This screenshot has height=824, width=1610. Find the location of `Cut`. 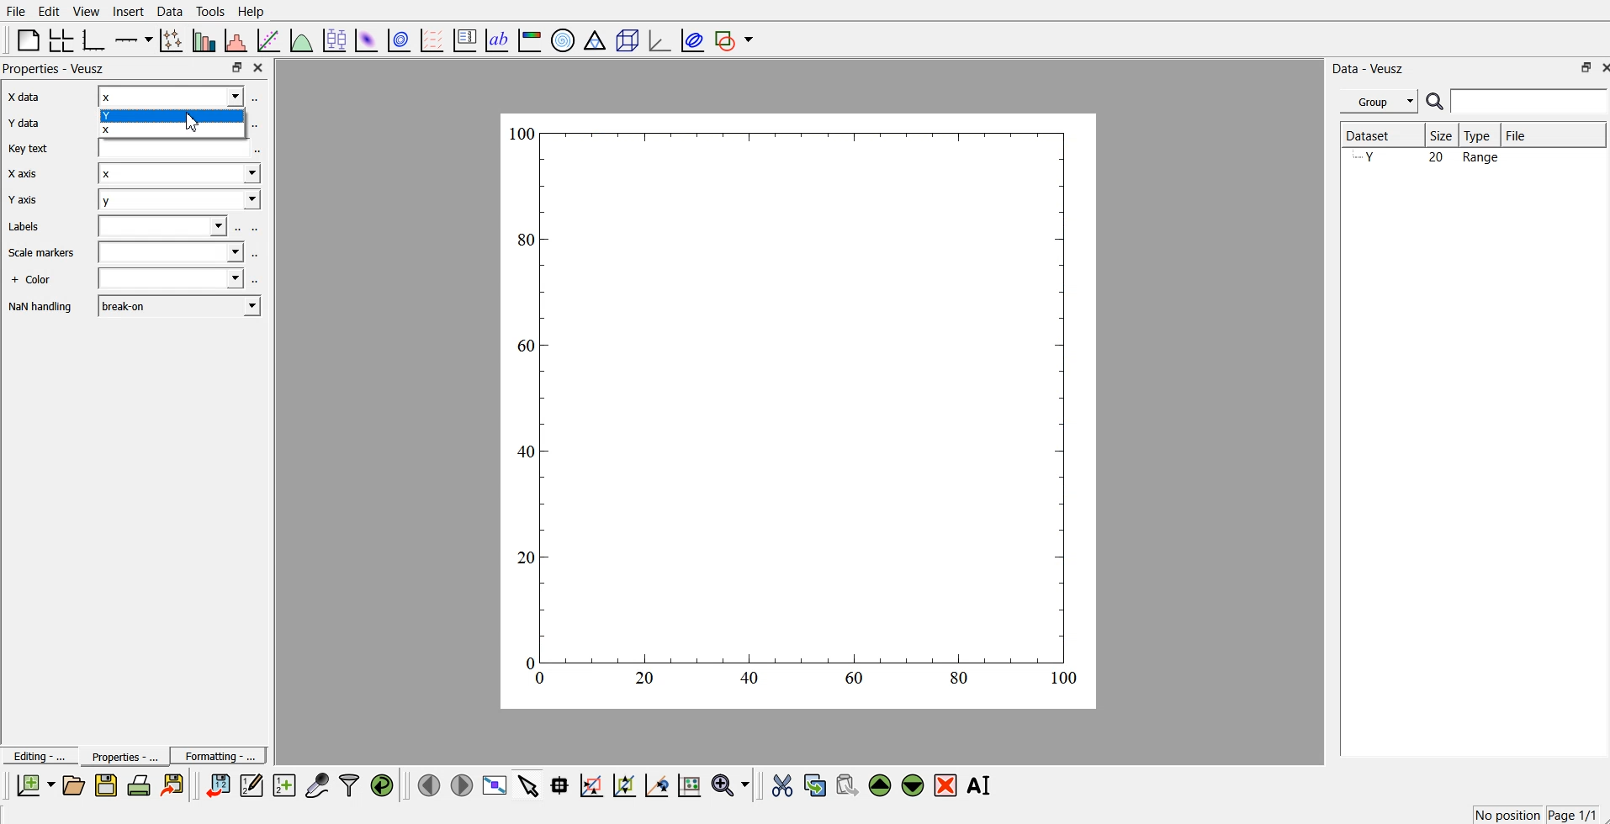

Cut is located at coordinates (782, 784).